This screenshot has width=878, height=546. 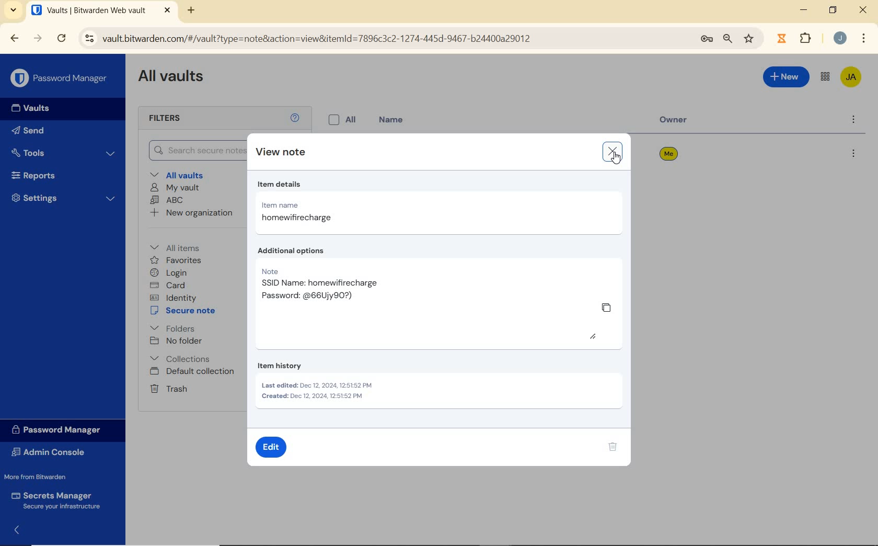 I want to click on item name, so click(x=314, y=214).